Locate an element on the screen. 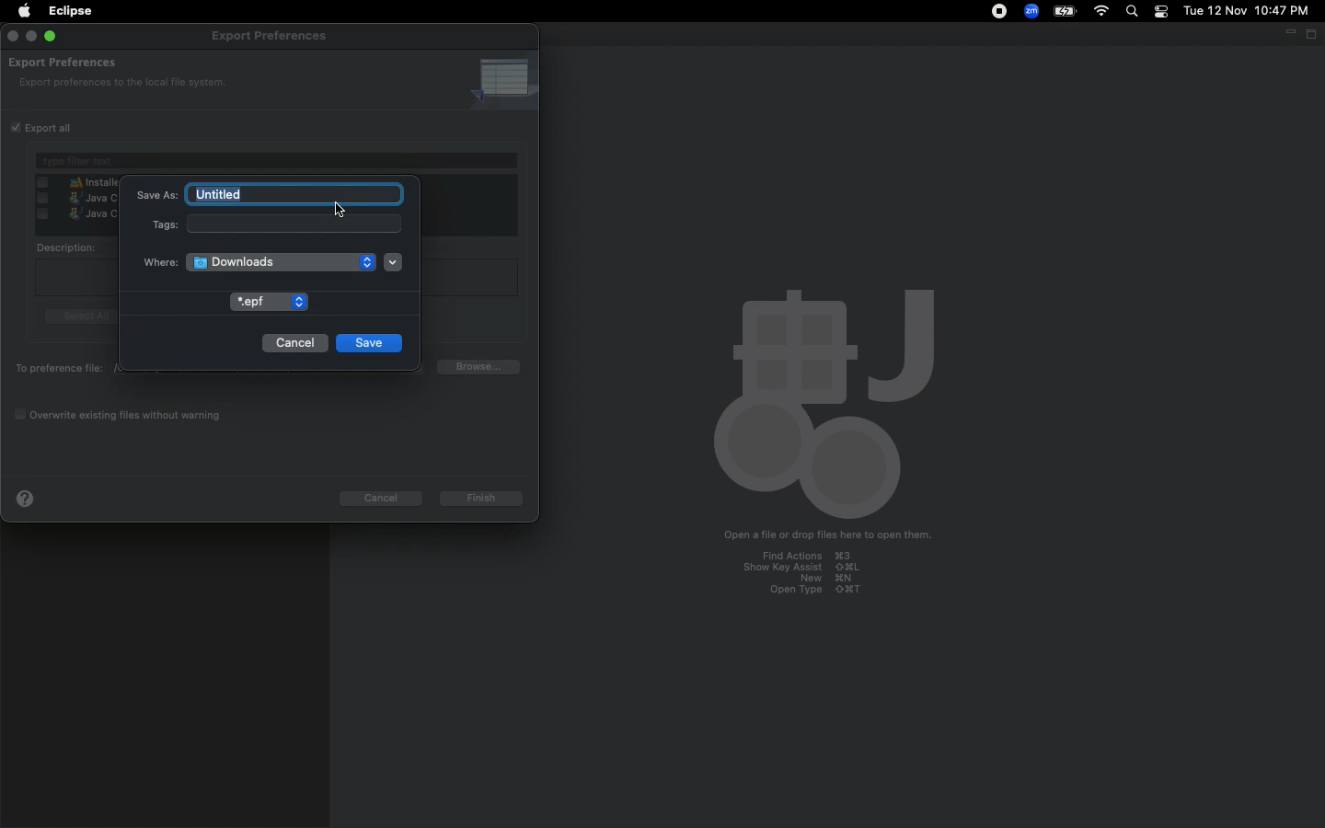 The image size is (1325, 828). show key assist  is located at coordinates (804, 568).